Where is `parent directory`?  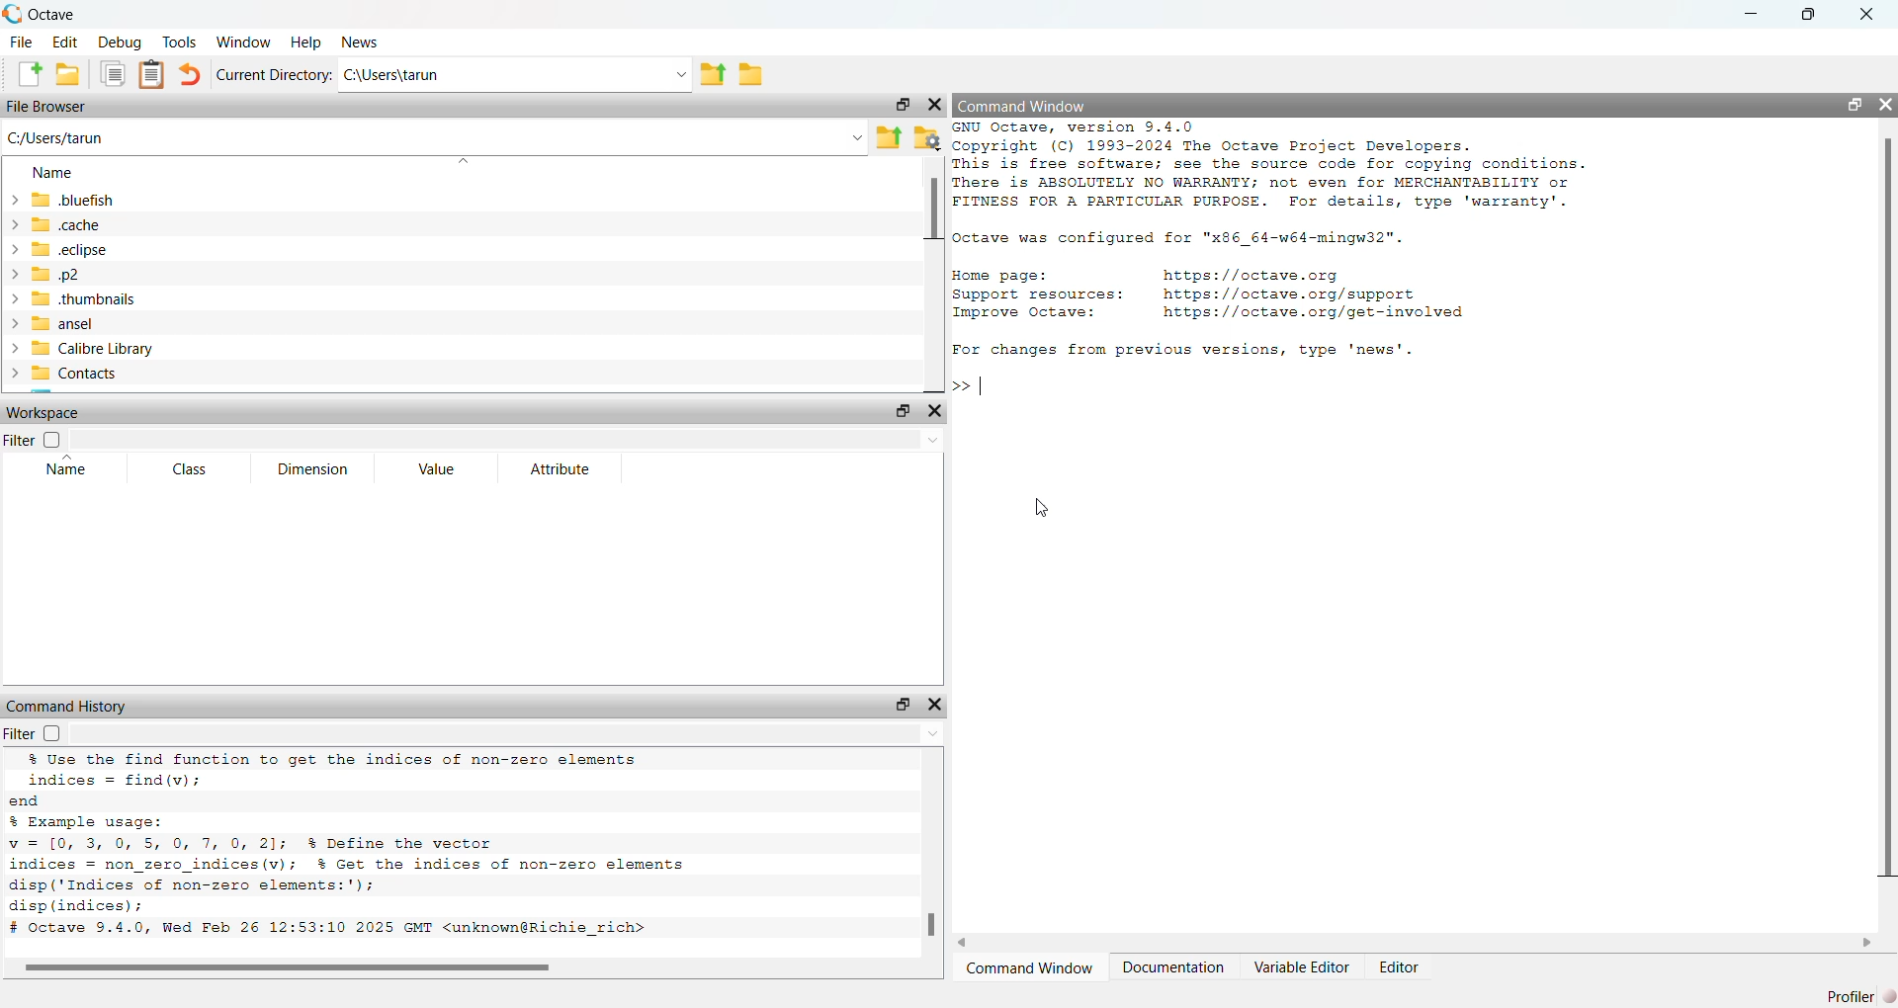 parent directory is located at coordinates (714, 73).